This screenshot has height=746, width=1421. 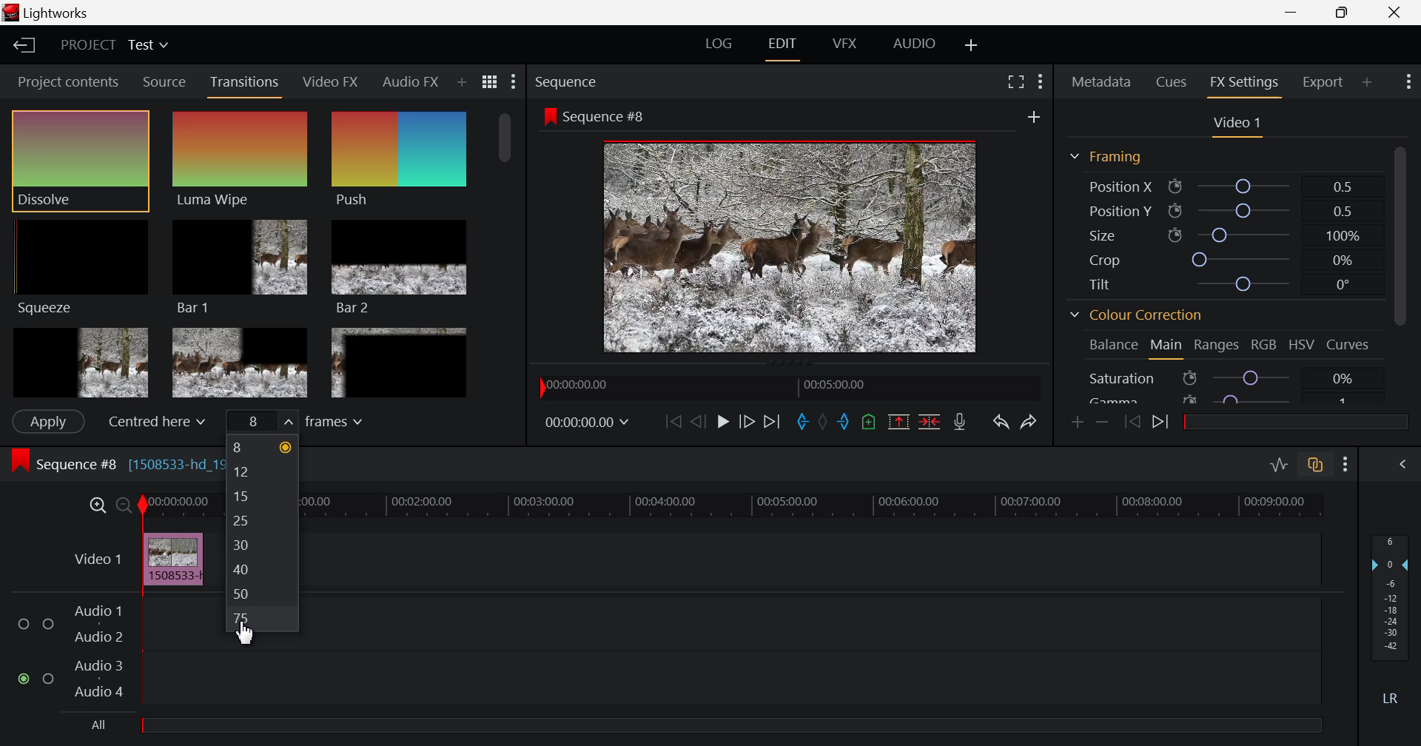 I want to click on Next keyframe, so click(x=1162, y=422).